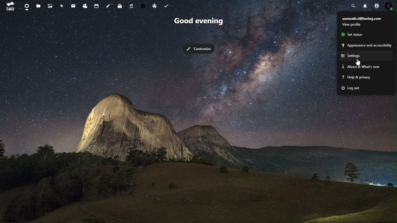 This screenshot has height=223, width=397. I want to click on settings, so click(356, 56).